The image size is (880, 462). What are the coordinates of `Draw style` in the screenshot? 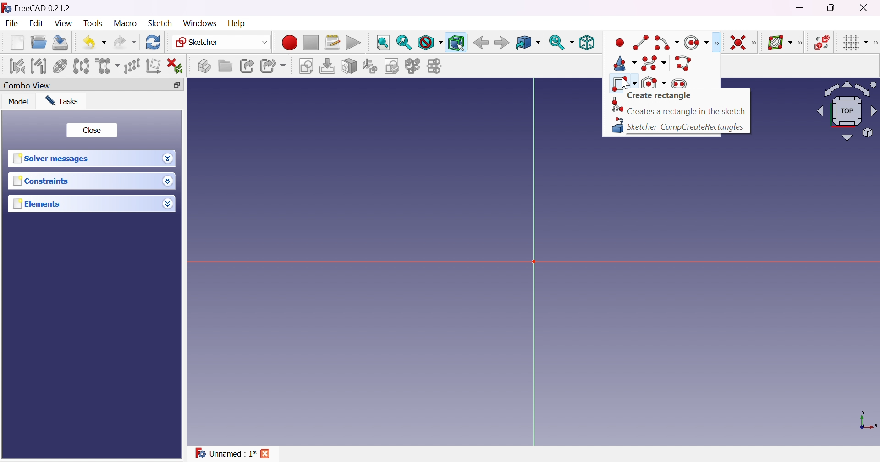 It's located at (429, 43).